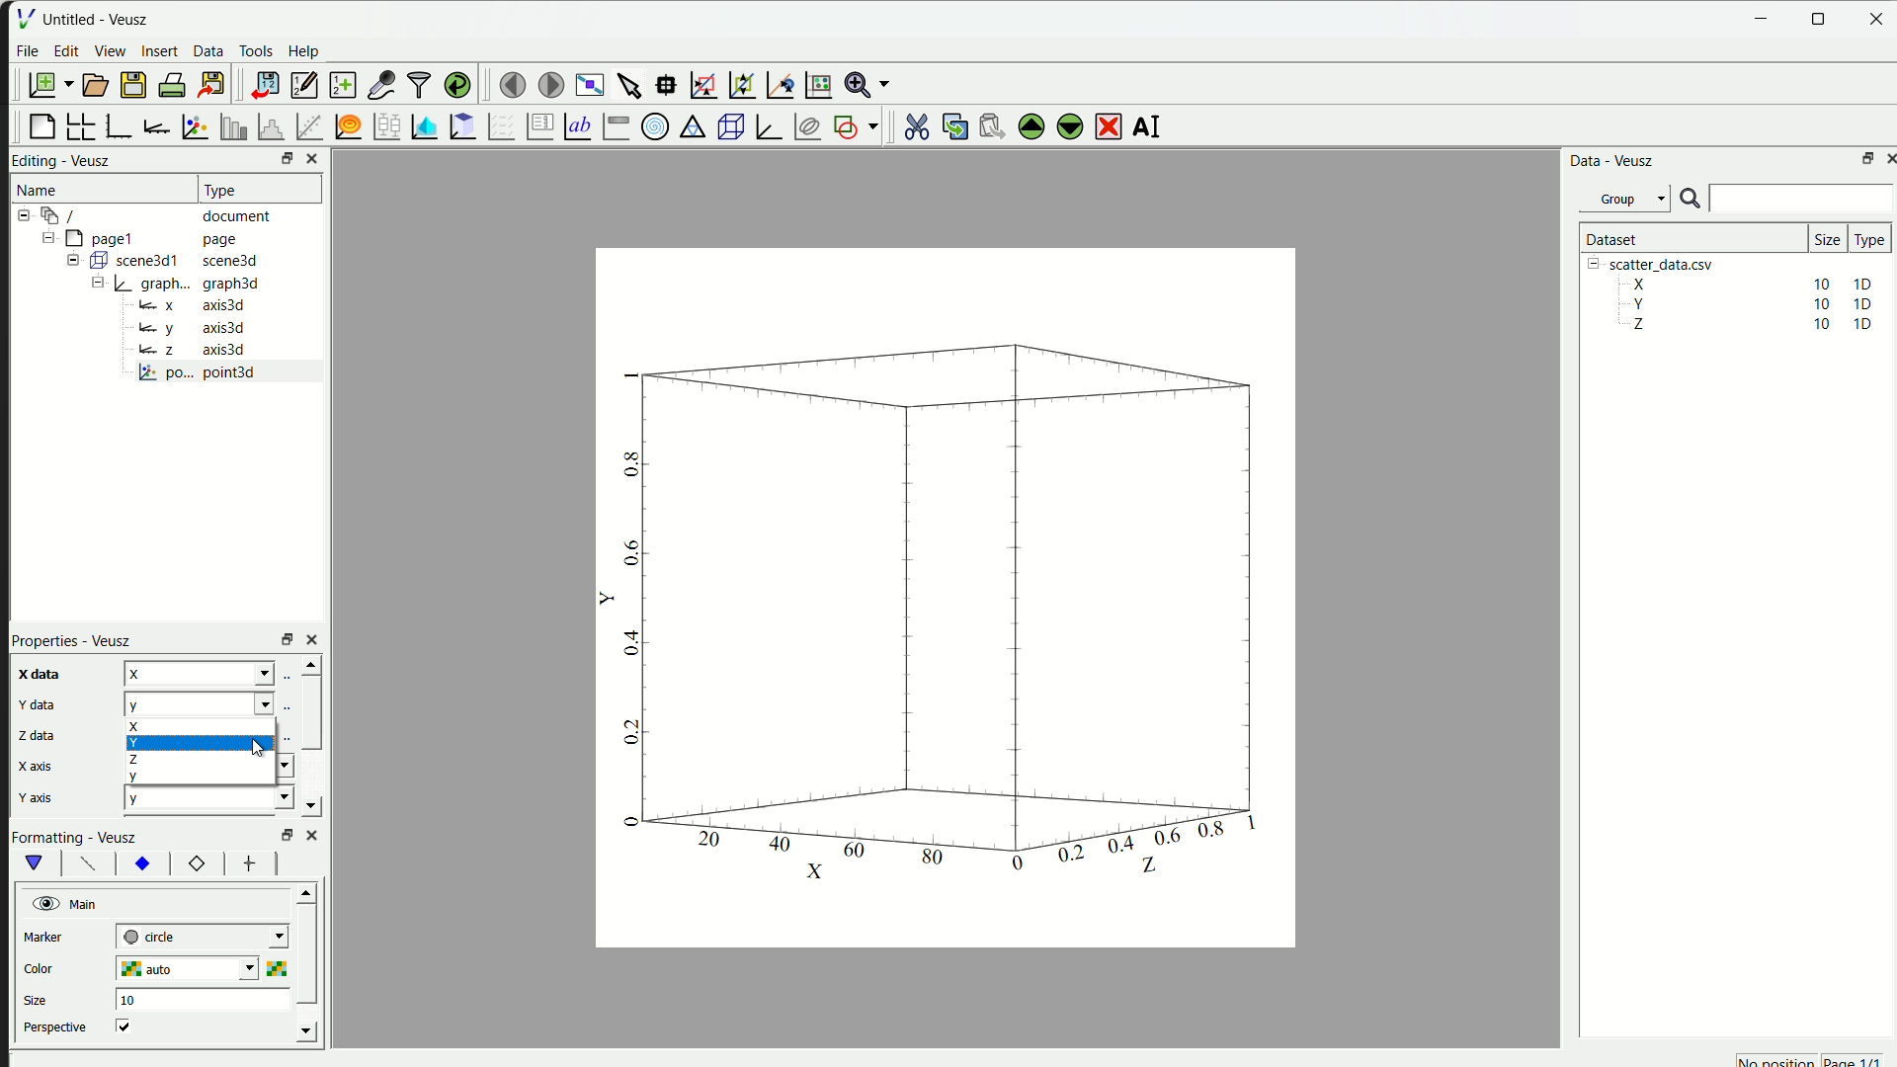 Image resolution: width=1897 pixels, height=1067 pixels. Describe the element at coordinates (309, 159) in the screenshot. I see `close` at that location.